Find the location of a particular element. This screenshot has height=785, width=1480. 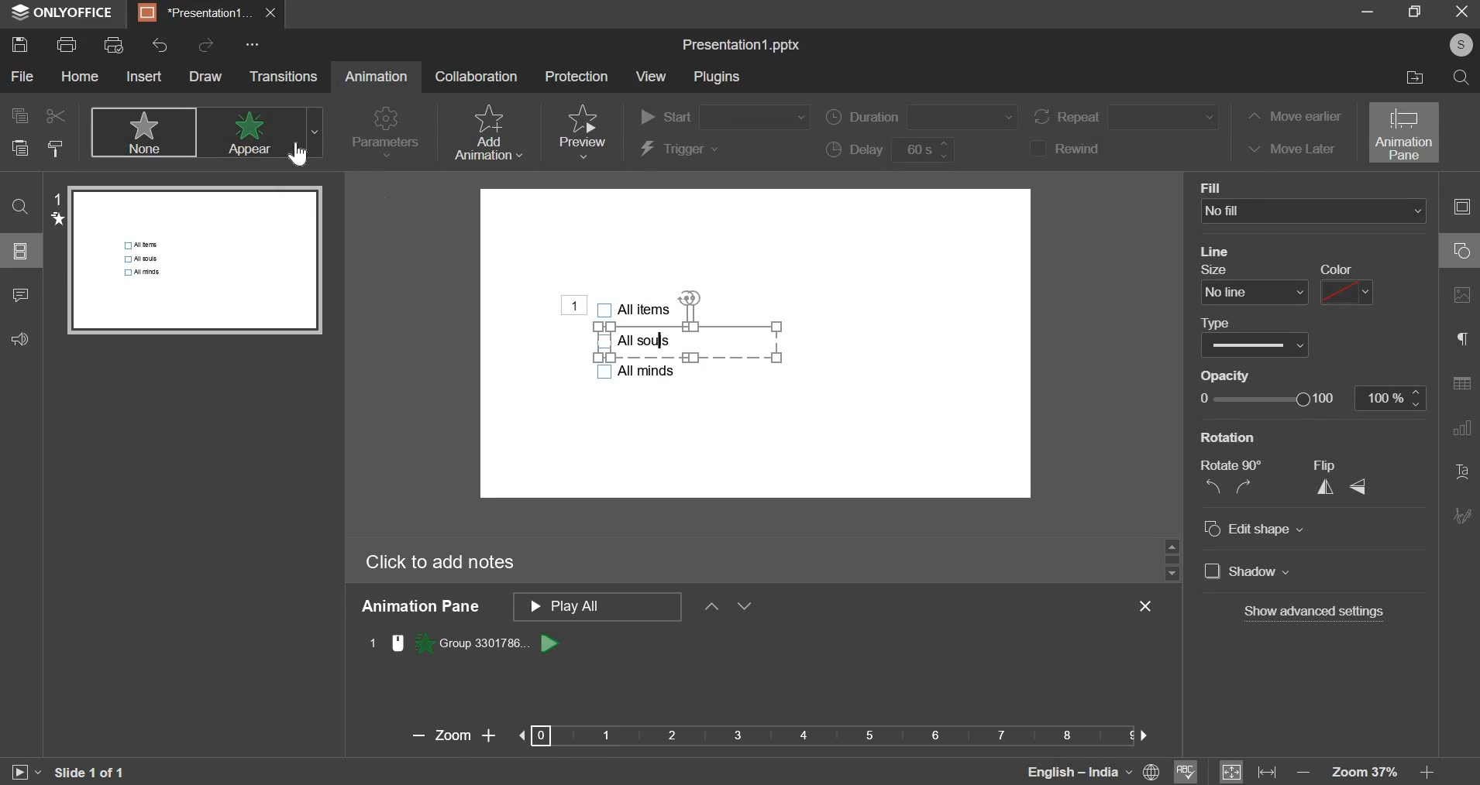

bullet points is located at coordinates (633, 337).